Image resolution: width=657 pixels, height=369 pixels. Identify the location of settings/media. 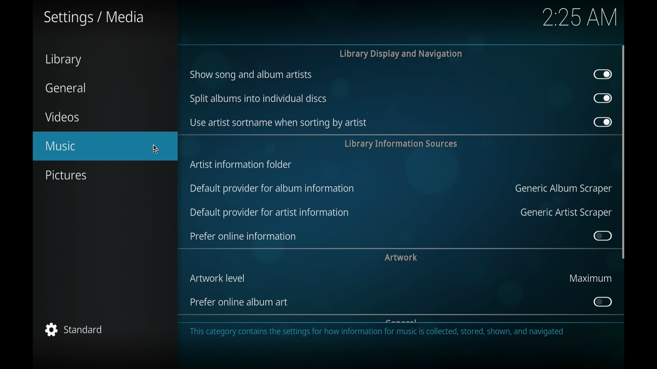
(94, 18).